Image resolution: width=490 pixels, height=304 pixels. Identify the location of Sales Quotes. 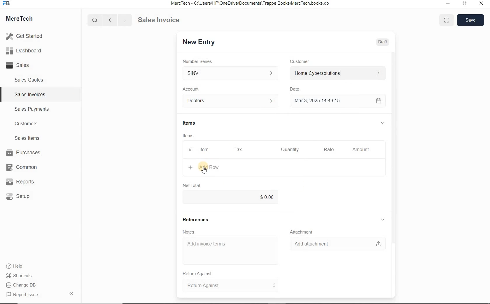
(30, 80).